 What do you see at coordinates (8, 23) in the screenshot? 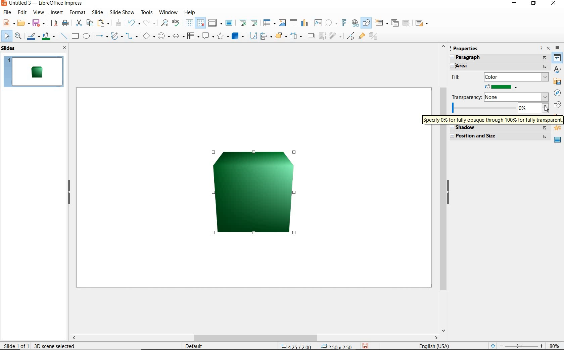
I see `new` at bounding box center [8, 23].